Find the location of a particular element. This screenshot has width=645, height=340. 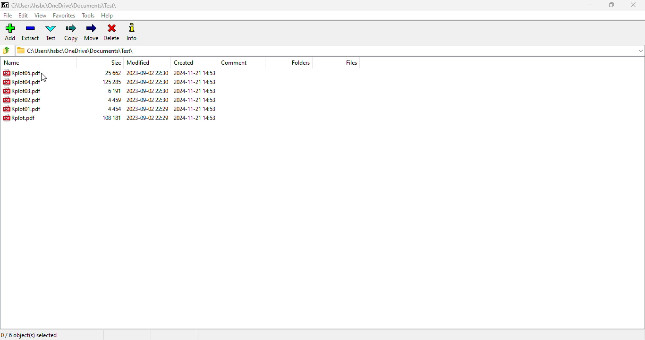

cursor is located at coordinates (43, 77).